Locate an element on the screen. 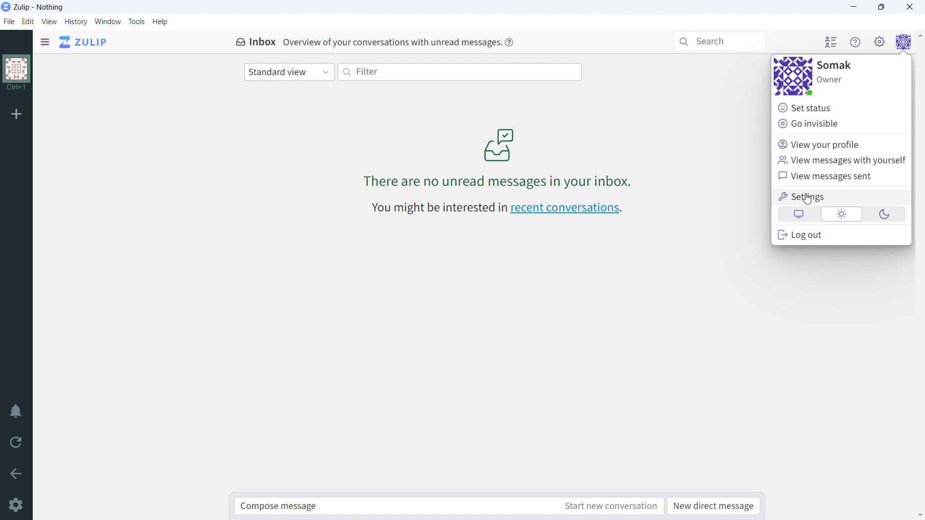  tools is located at coordinates (137, 21).